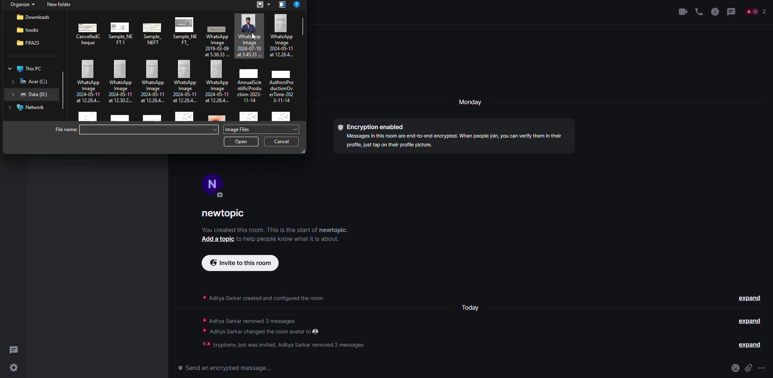 The height and width of the screenshot is (378, 773). What do you see at coordinates (455, 140) in the screenshot?
I see `info` at bounding box center [455, 140].